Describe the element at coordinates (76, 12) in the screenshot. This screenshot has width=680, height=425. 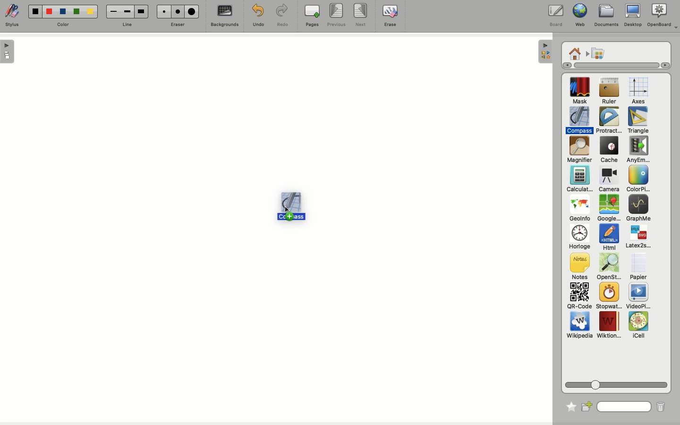
I see `color 4` at that location.